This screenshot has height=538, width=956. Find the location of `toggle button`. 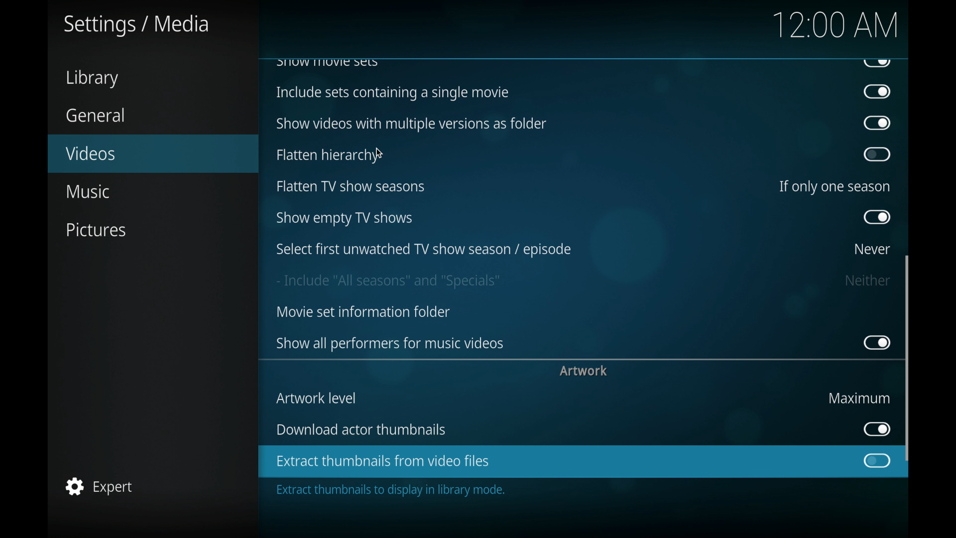

toggle button is located at coordinates (877, 217).